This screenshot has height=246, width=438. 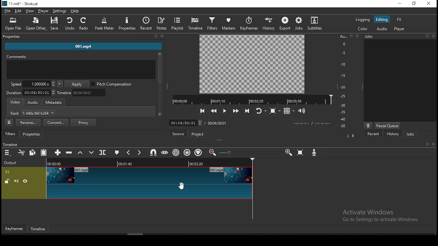 What do you see at coordinates (84, 122) in the screenshot?
I see `proxy` at bounding box center [84, 122].